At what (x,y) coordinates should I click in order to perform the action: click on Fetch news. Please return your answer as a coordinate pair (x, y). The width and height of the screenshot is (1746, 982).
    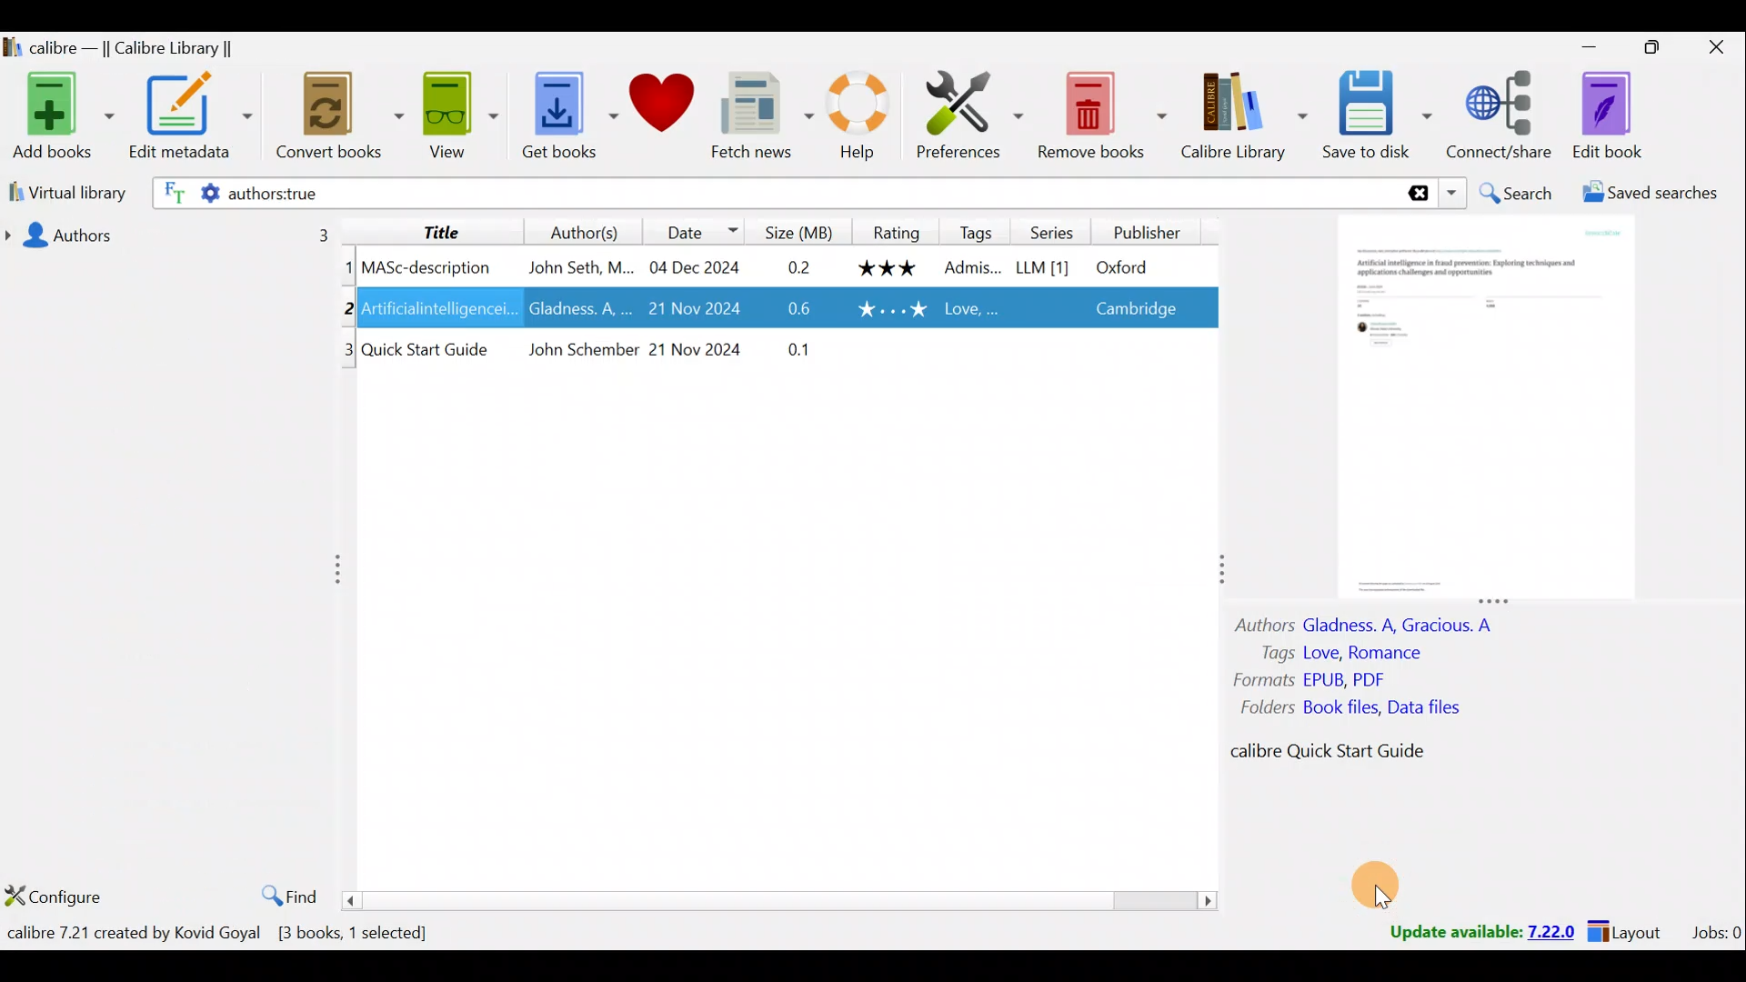
    Looking at the image, I should click on (751, 115).